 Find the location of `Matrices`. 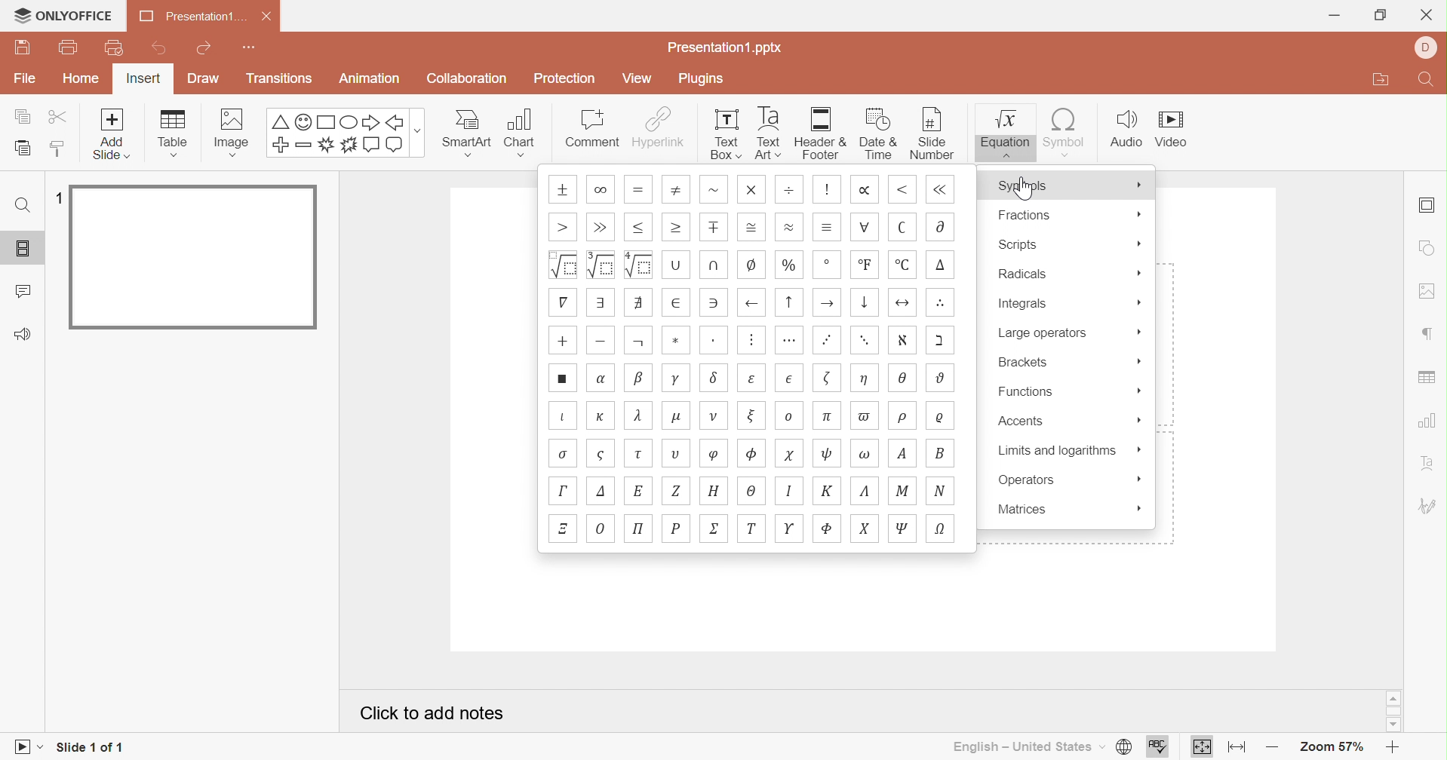

Matrices is located at coordinates (1073, 509).